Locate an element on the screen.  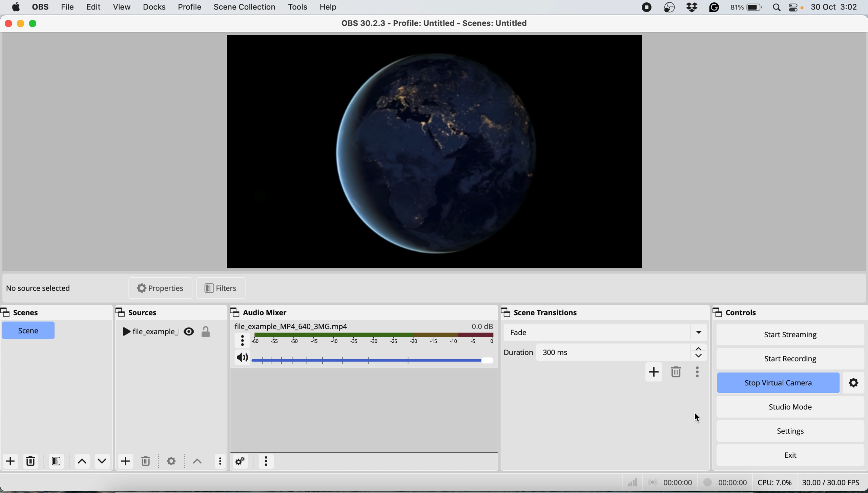
delete scene is located at coordinates (30, 461).